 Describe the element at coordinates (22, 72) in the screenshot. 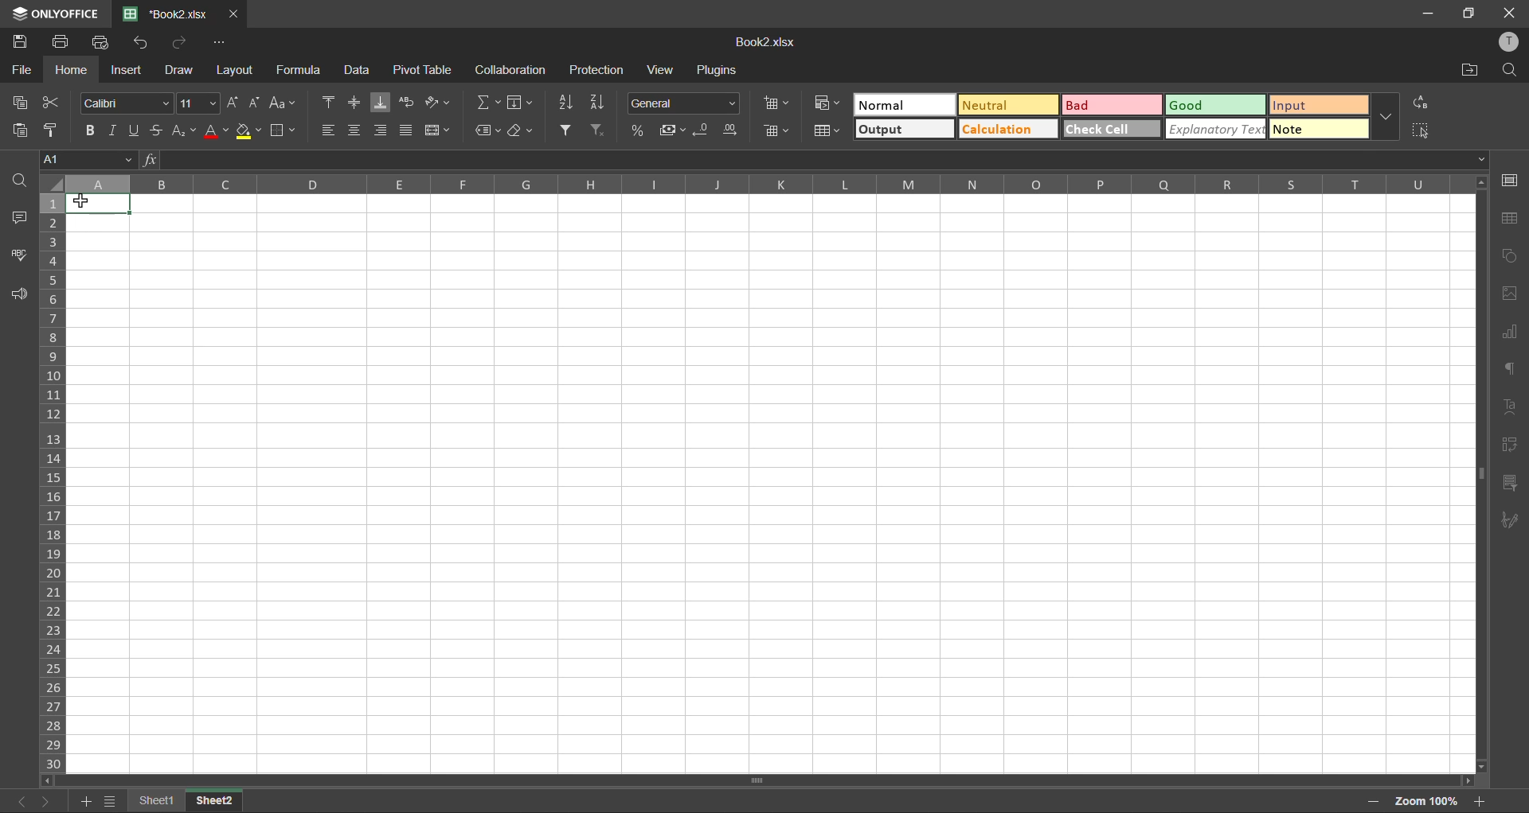

I see `file` at that location.